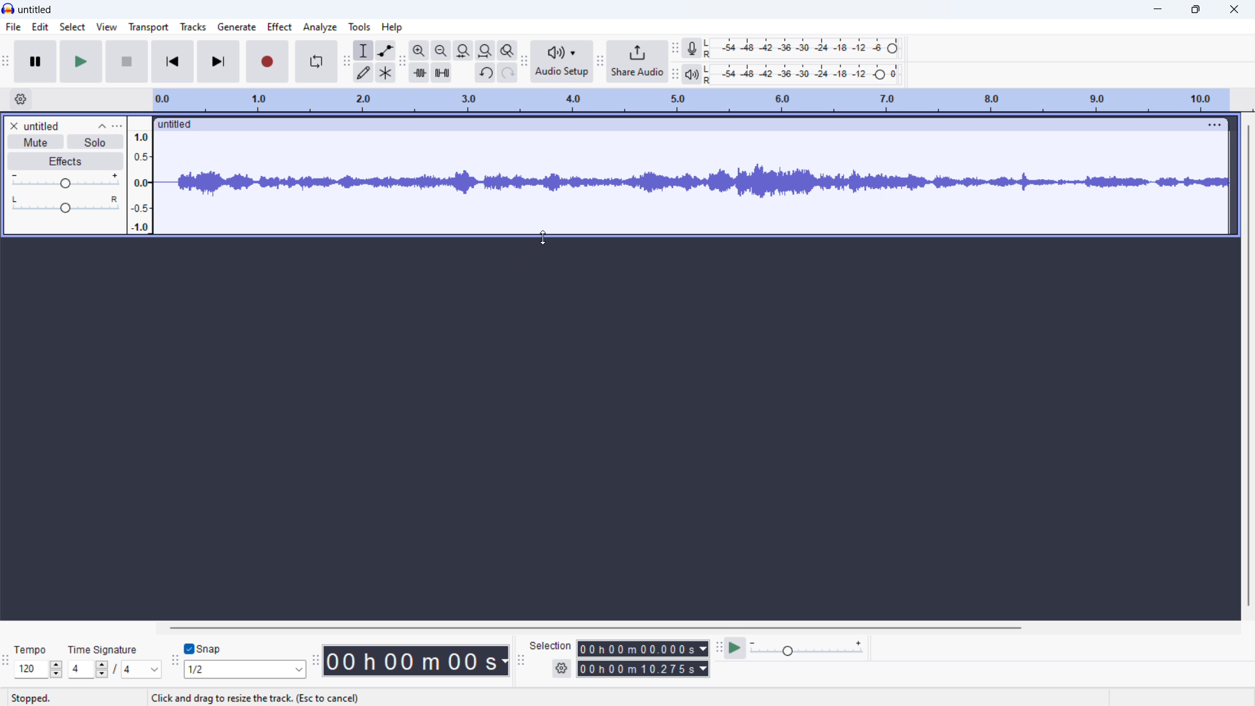 The height and width of the screenshot is (706, 1255). I want to click on vertical scrollbar, so click(1249, 365).